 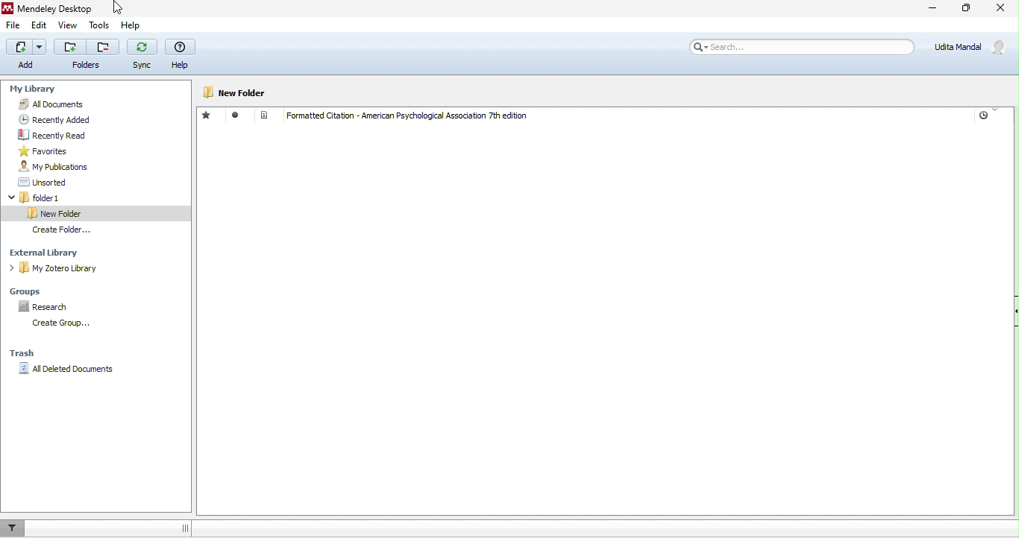 I want to click on help, so click(x=181, y=54).